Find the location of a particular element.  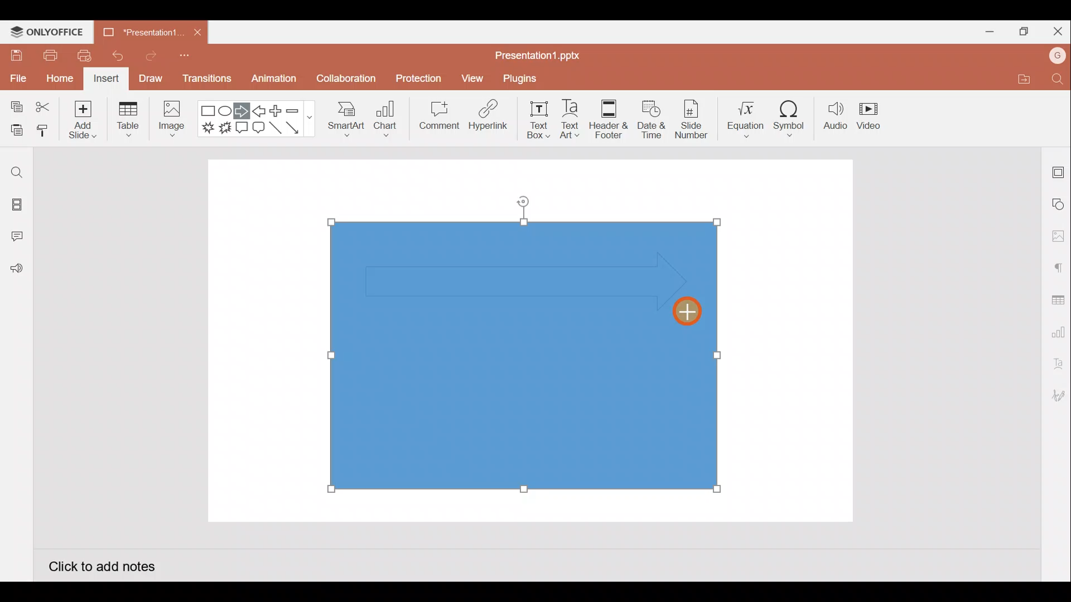

Arrow is located at coordinates (299, 128).